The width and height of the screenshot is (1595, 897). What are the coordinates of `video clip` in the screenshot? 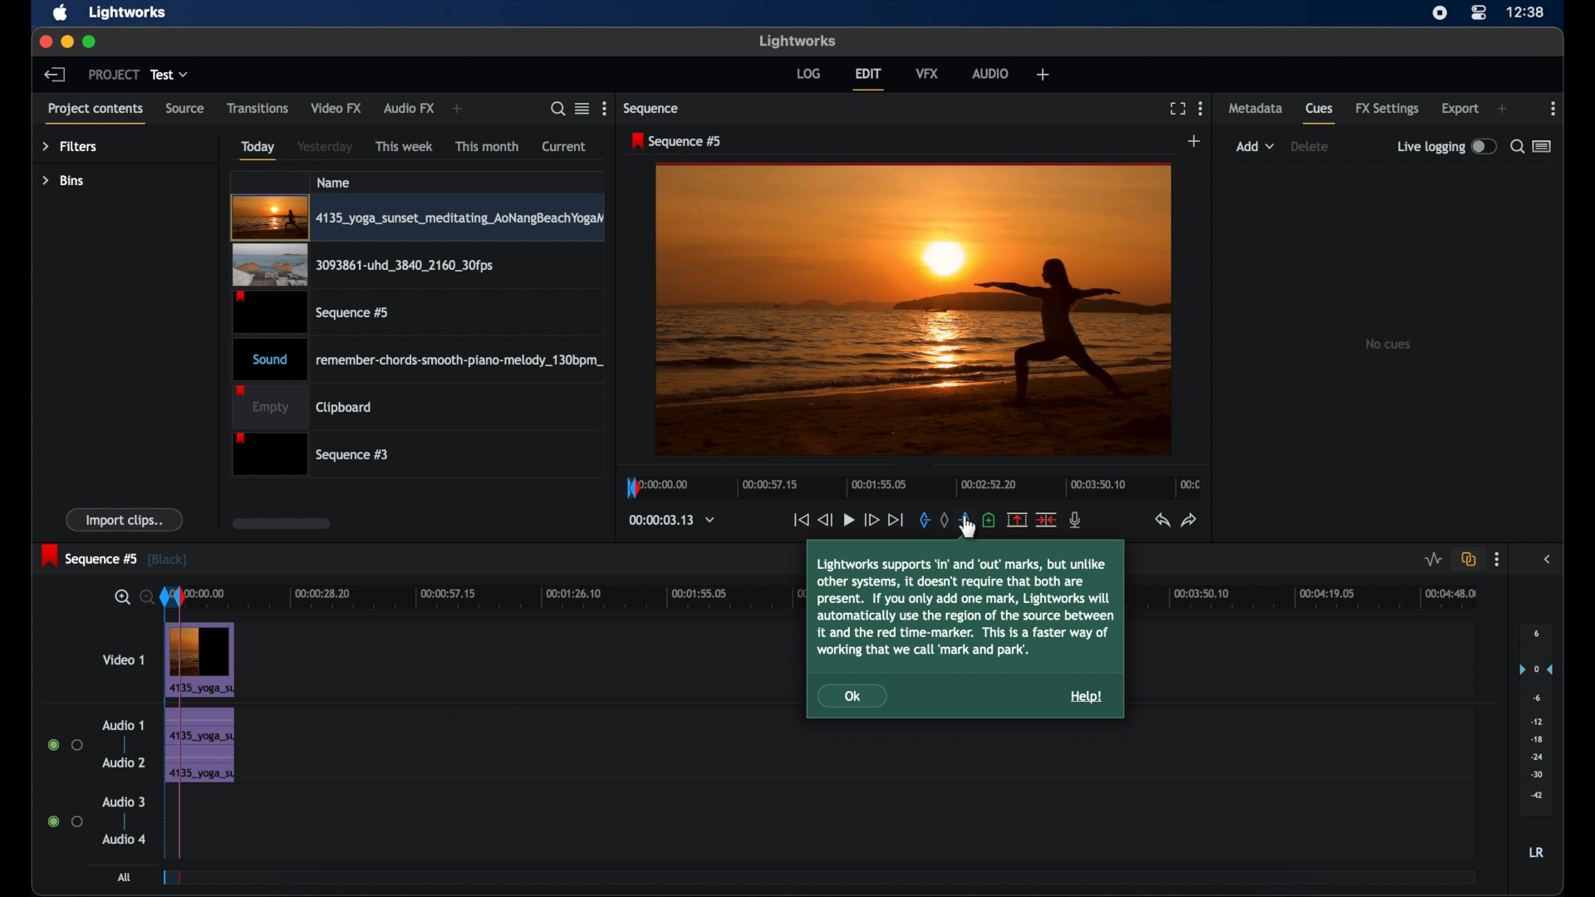 It's located at (362, 266).